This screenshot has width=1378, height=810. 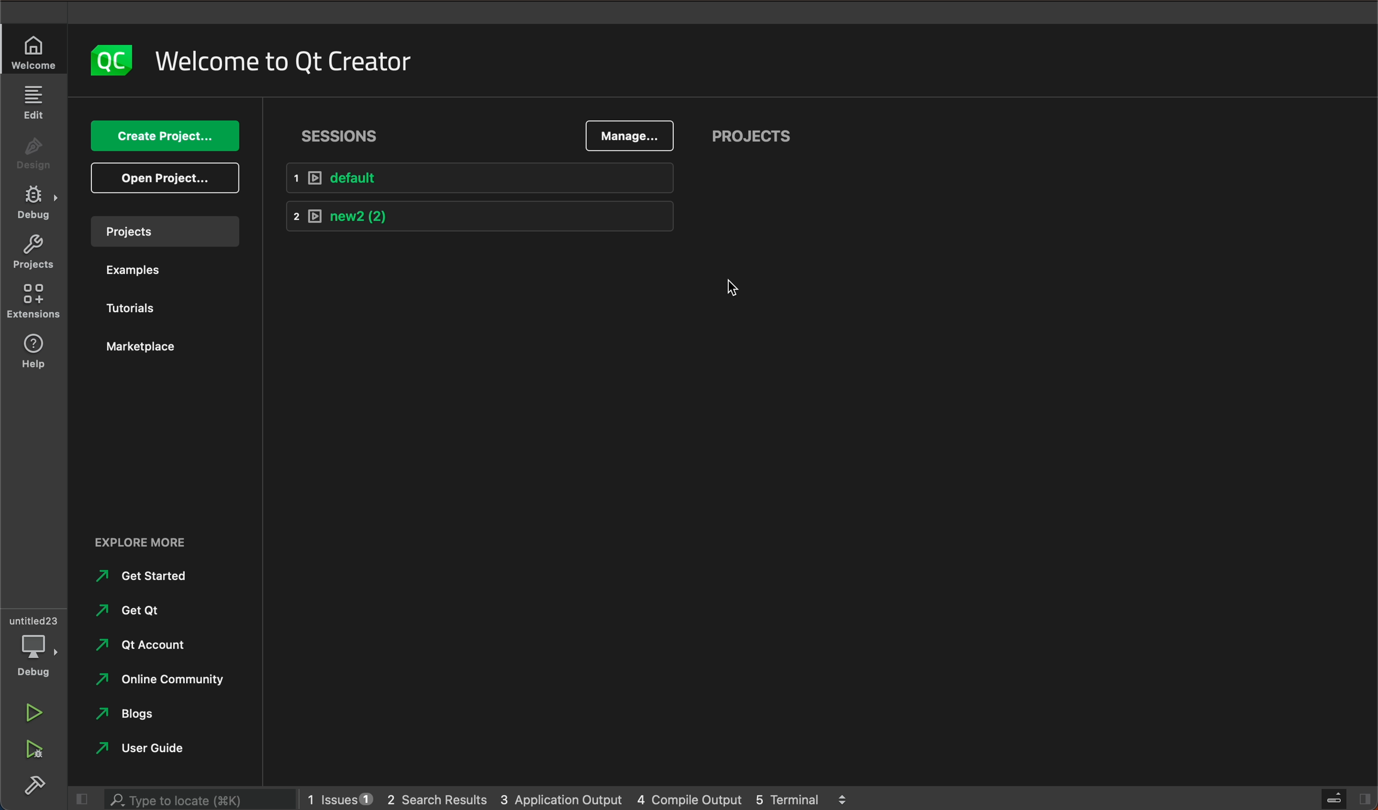 I want to click on new2, so click(x=480, y=219).